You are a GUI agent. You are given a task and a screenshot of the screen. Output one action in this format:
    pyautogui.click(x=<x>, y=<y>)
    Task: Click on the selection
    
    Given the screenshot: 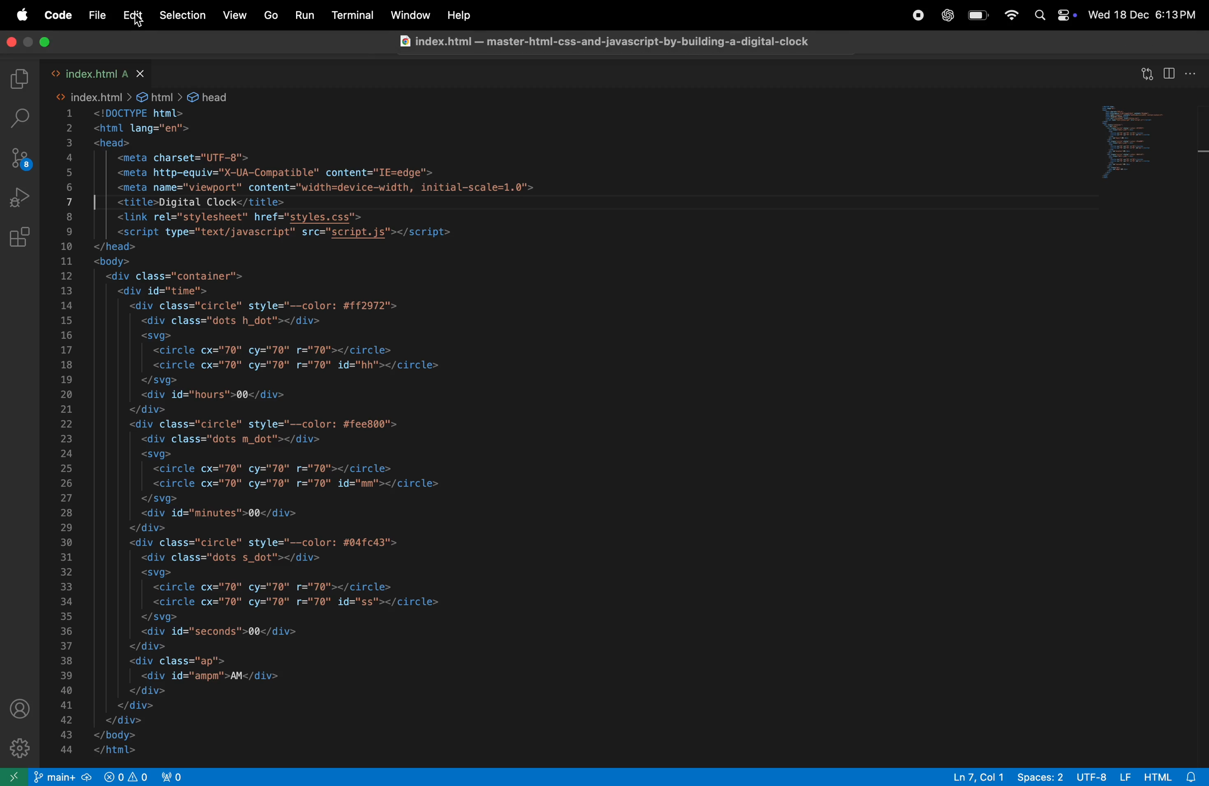 What is the action you would take?
    pyautogui.click(x=179, y=15)
    